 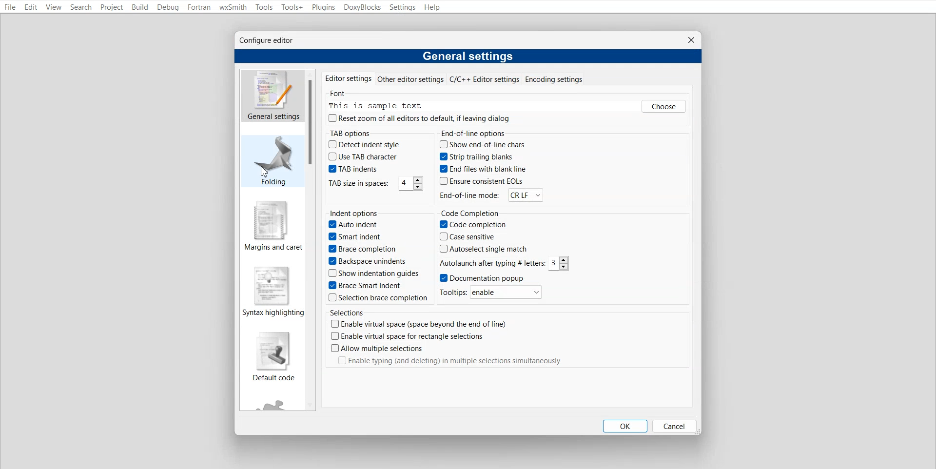 I want to click on Backspace unindents, so click(x=370, y=262).